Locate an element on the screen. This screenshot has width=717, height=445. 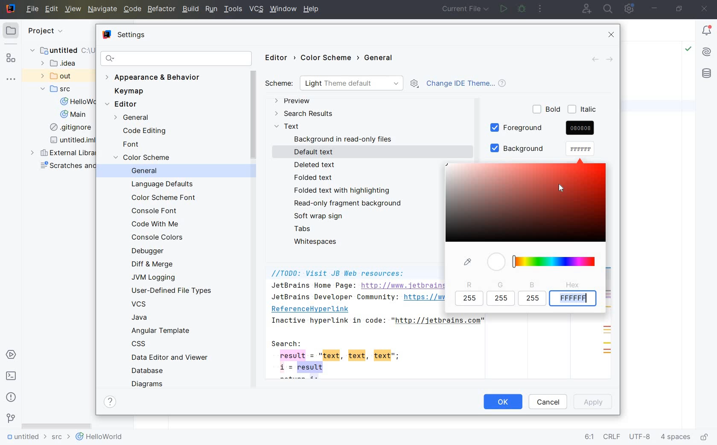
window is located at coordinates (283, 10).